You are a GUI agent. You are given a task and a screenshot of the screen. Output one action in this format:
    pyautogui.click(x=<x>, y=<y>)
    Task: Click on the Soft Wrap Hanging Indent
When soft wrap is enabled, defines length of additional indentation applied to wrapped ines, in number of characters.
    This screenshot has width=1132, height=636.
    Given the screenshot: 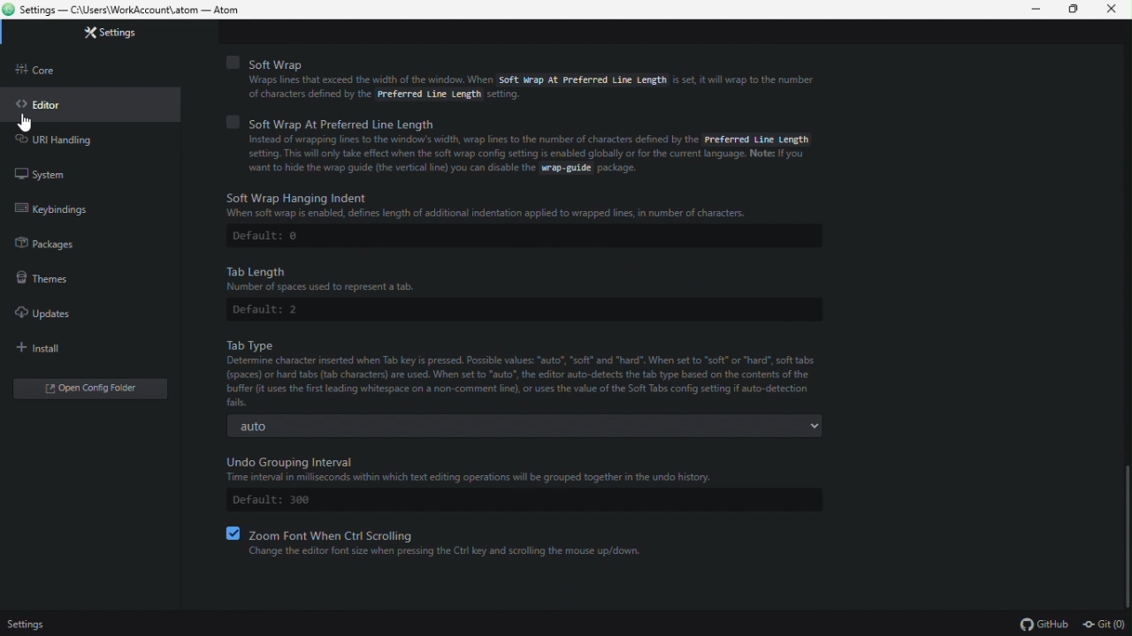 What is the action you would take?
    pyautogui.click(x=519, y=206)
    